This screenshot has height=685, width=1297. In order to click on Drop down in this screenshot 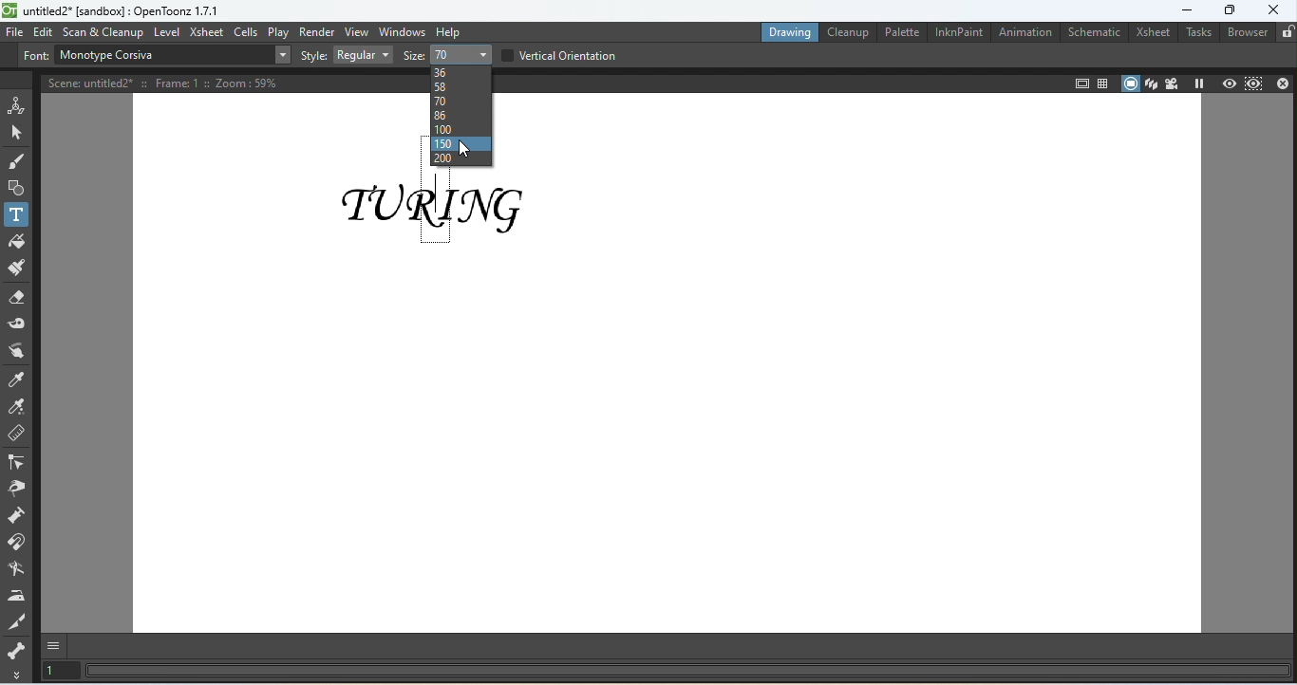, I will do `click(362, 55)`.